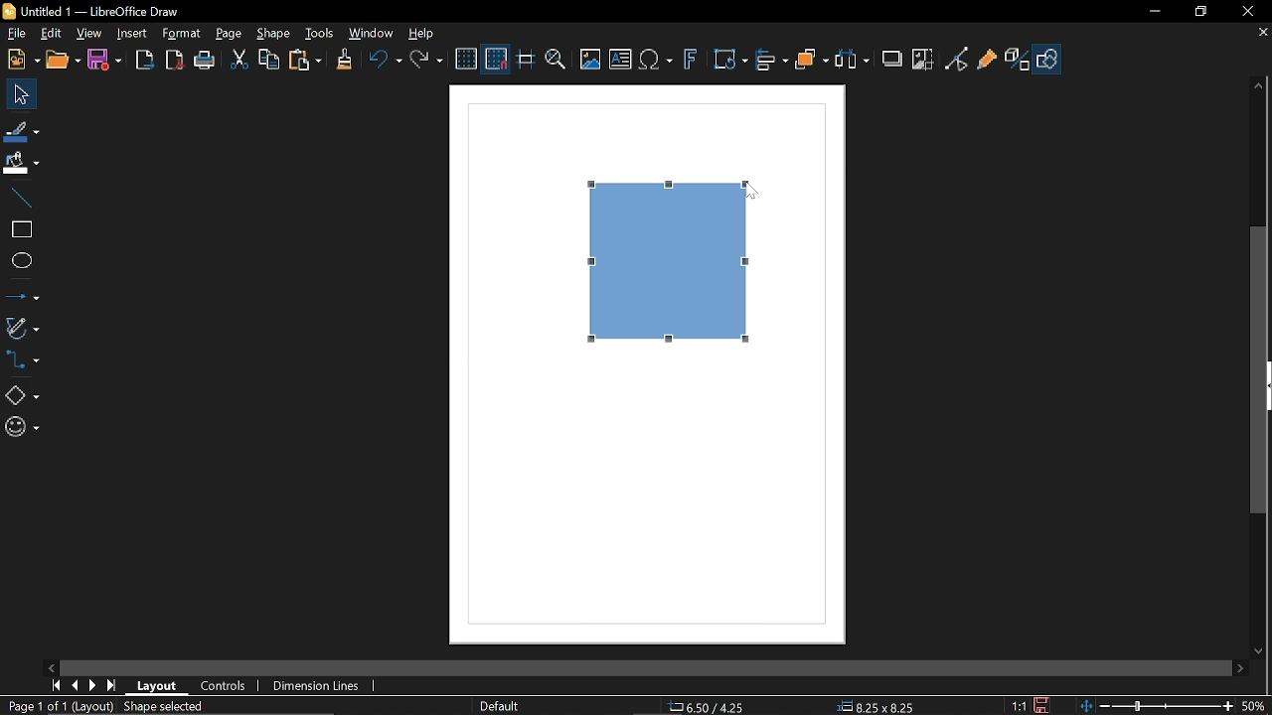 The height and width of the screenshot is (715, 1272). Describe the element at coordinates (76, 685) in the screenshot. I see `previous page` at that location.